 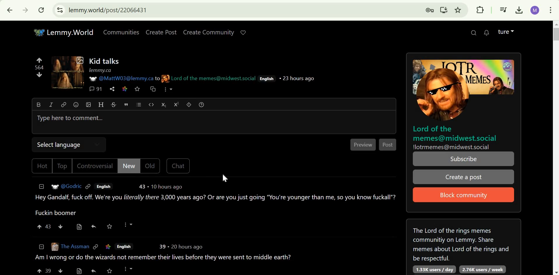 What do you see at coordinates (61, 226) in the screenshot?
I see `downvote` at bounding box center [61, 226].